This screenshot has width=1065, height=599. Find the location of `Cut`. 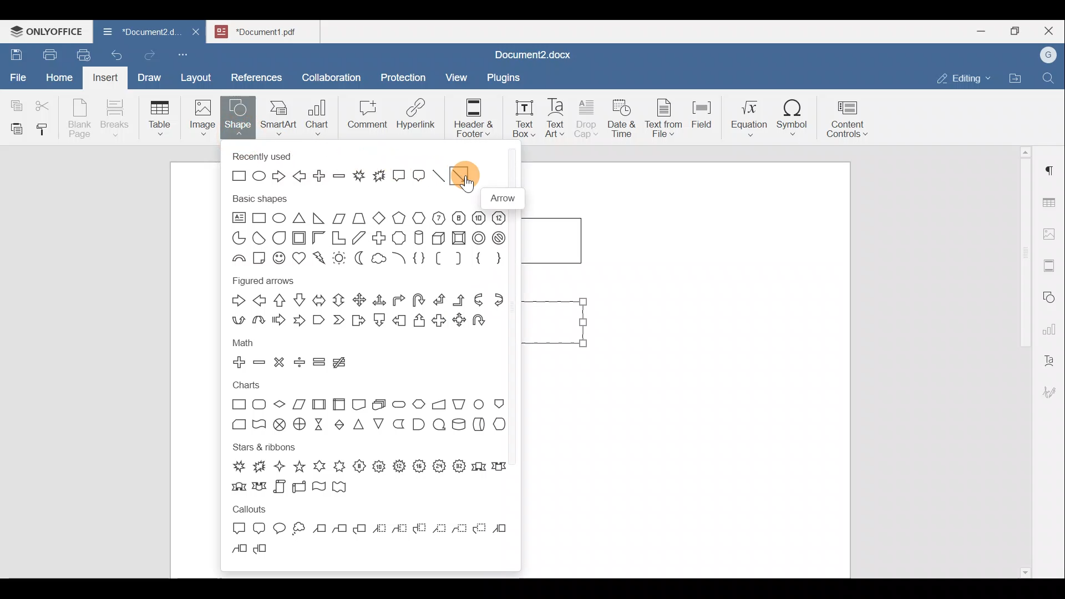

Cut is located at coordinates (47, 103).